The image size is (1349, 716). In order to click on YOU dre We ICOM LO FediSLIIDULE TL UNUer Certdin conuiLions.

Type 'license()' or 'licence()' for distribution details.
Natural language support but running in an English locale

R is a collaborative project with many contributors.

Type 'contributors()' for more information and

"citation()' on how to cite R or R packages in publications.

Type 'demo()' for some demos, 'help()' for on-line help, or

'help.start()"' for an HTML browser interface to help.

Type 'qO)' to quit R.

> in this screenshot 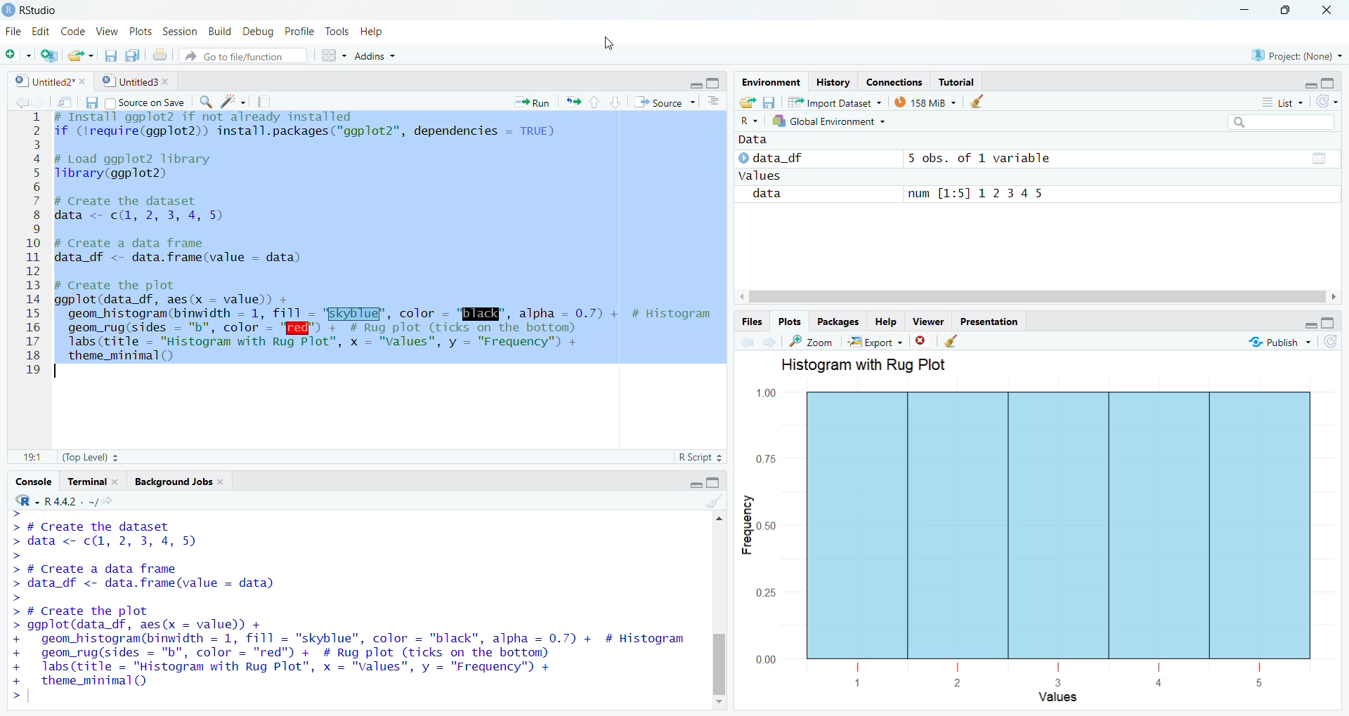, I will do `click(318, 597)`.